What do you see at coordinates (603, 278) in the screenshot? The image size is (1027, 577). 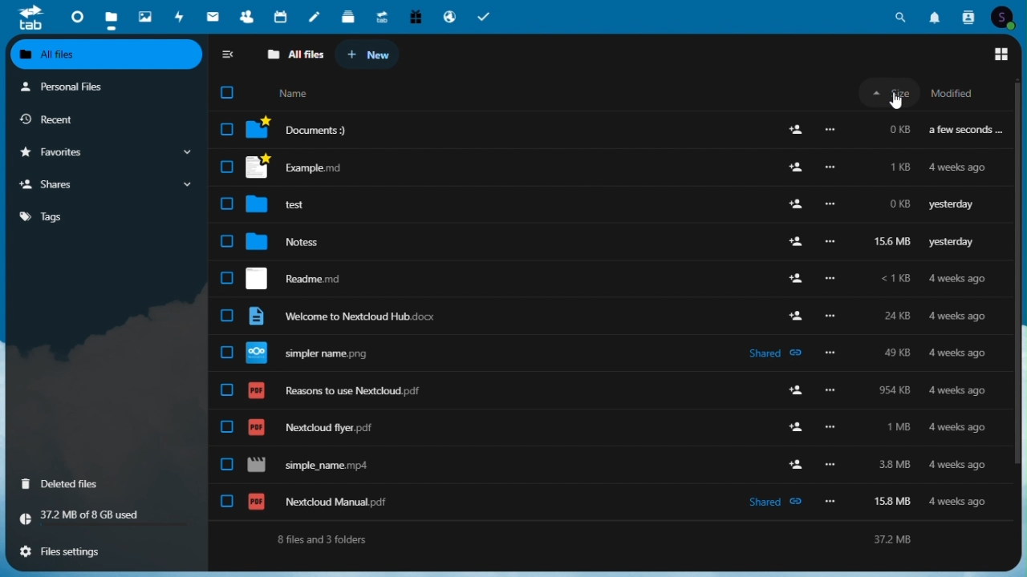 I see `Nextcloud flyer 1` at bounding box center [603, 278].